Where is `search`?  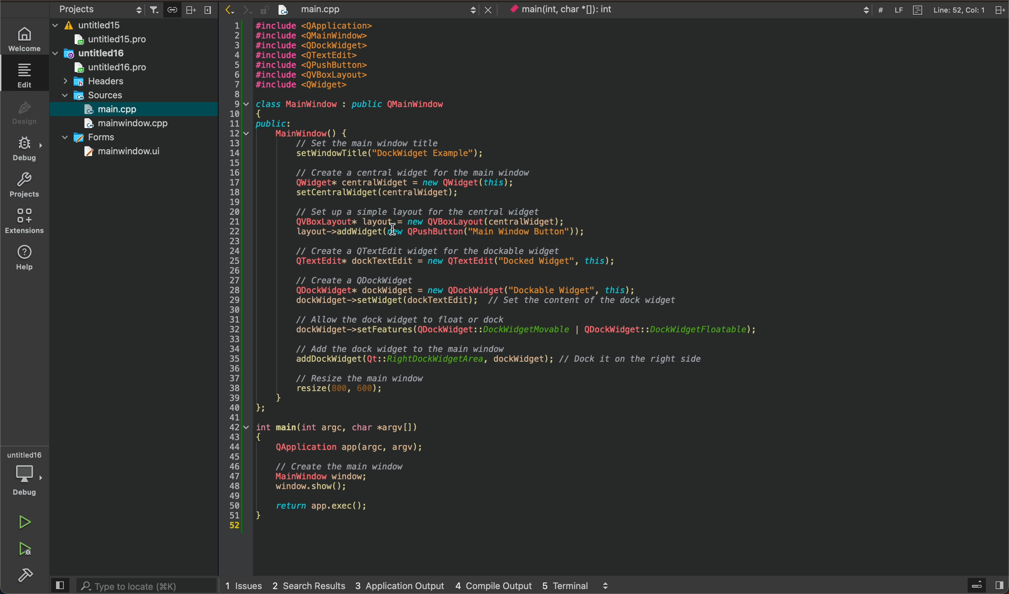
search is located at coordinates (147, 585).